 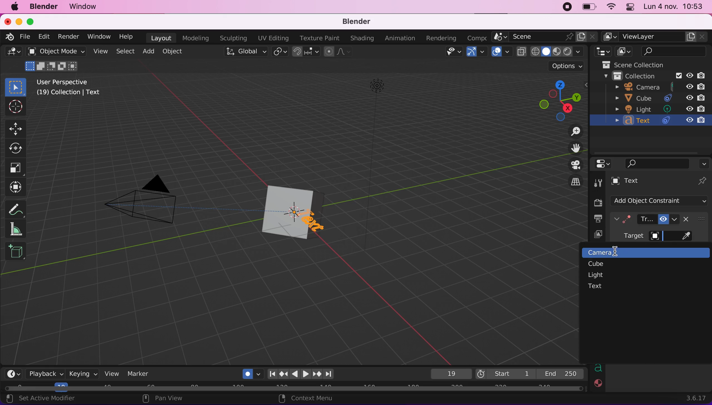 I want to click on switch the current view, so click(x=575, y=181).